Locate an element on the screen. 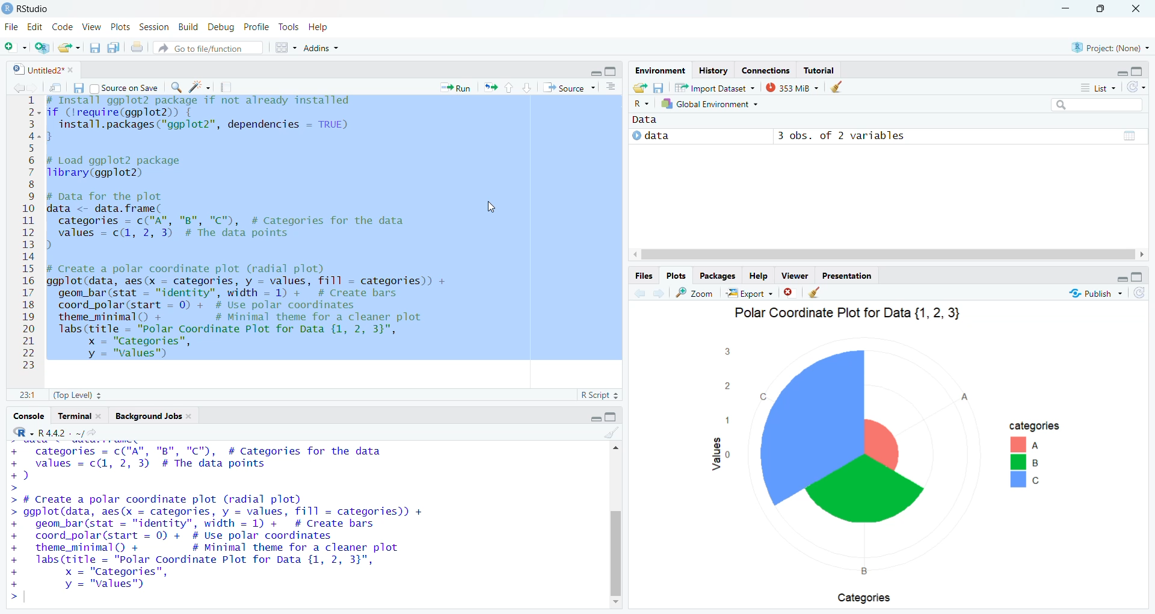 The height and width of the screenshot is (614, 1155). refresh is located at coordinates (1136, 87).